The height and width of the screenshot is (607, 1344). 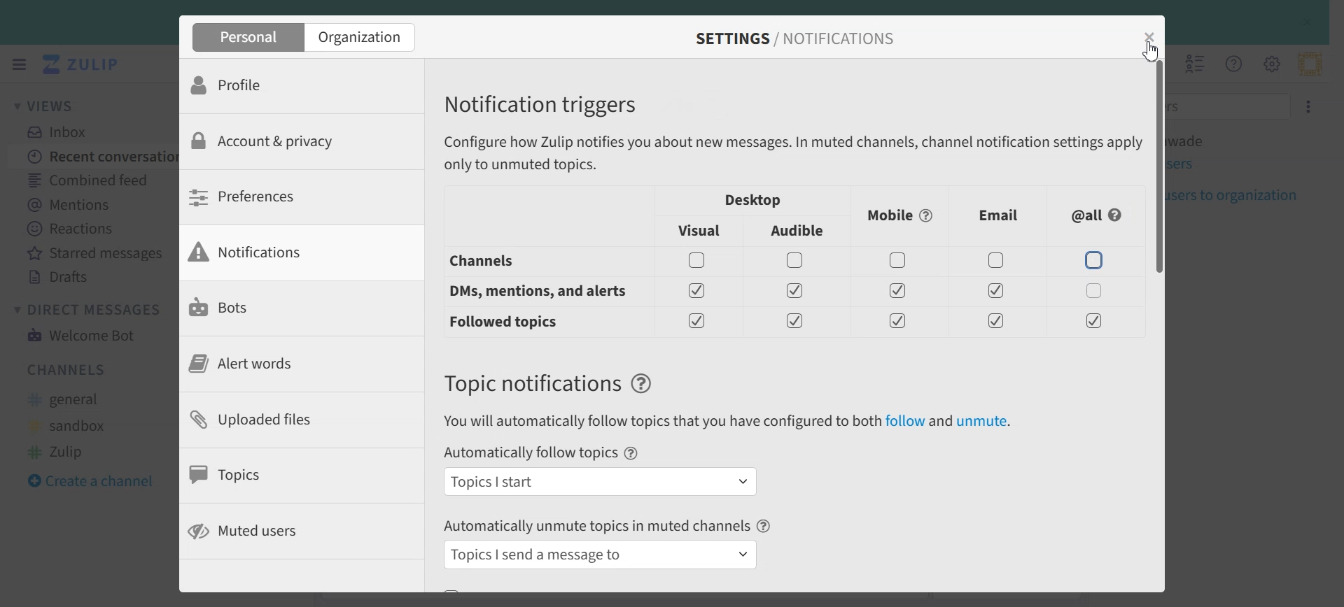 What do you see at coordinates (93, 229) in the screenshot?
I see `Reactions` at bounding box center [93, 229].